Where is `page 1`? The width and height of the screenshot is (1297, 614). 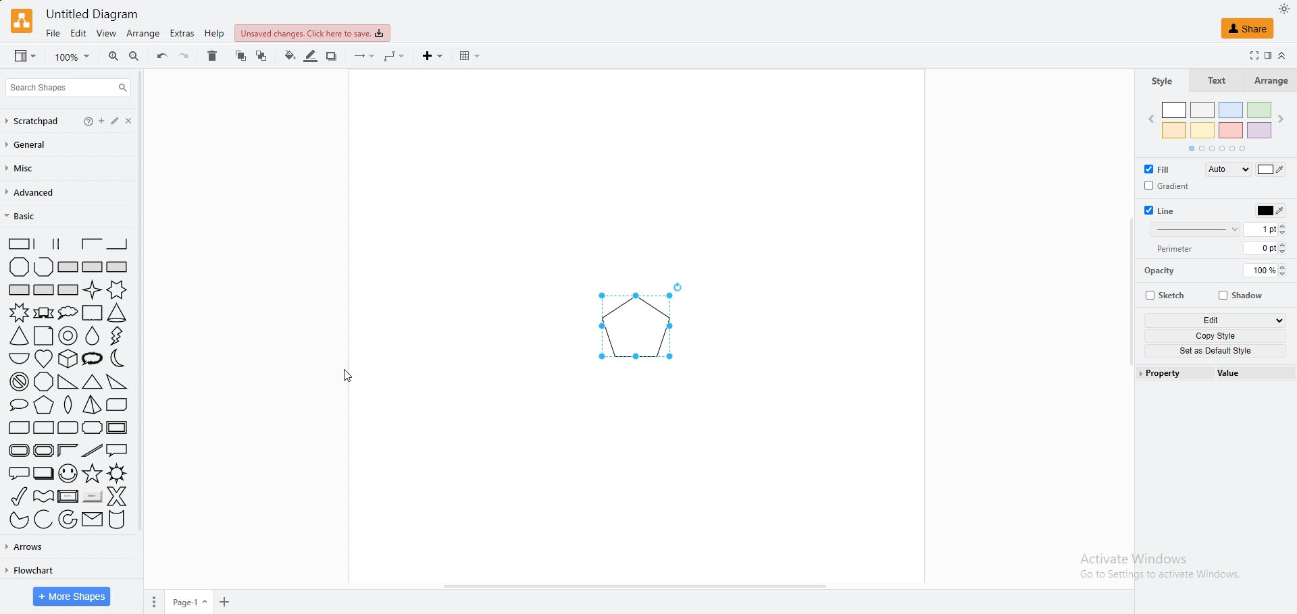 page 1 is located at coordinates (191, 602).